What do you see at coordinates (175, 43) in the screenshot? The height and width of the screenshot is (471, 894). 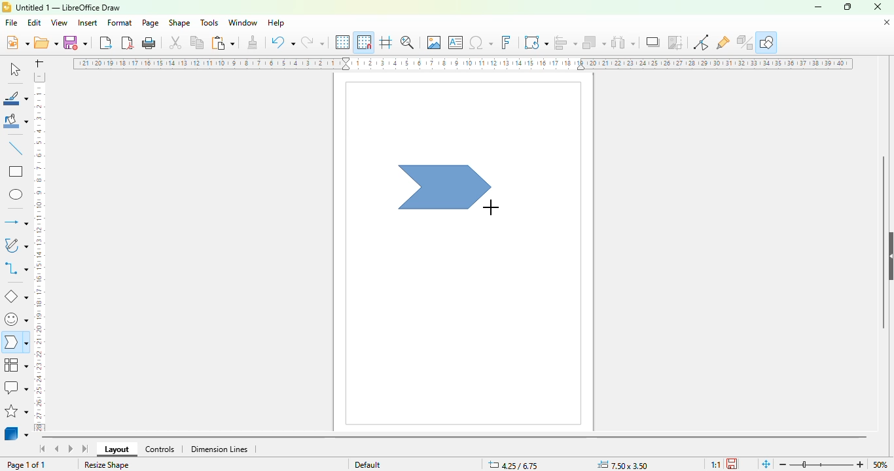 I see `cut` at bounding box center [175, 43].